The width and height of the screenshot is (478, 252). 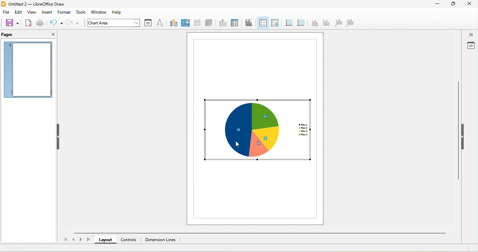 I want to click on all axes, so click(x=350, y=24).